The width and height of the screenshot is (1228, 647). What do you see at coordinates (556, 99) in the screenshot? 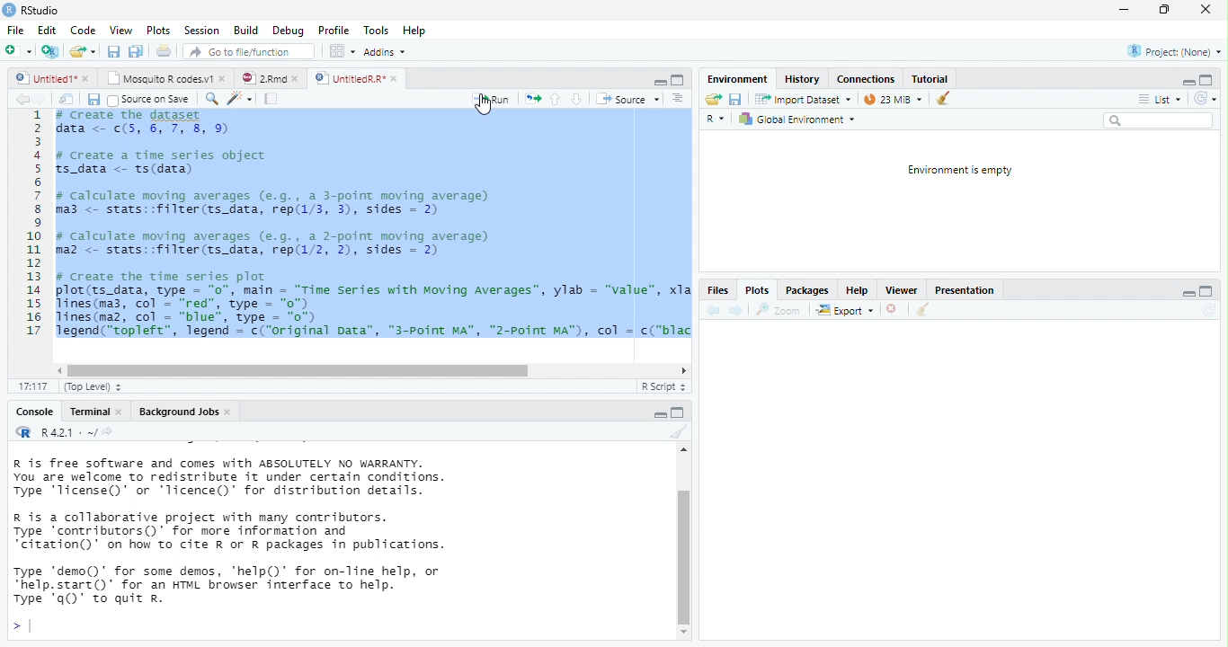
I see `up` at bounding box center [556, 99].